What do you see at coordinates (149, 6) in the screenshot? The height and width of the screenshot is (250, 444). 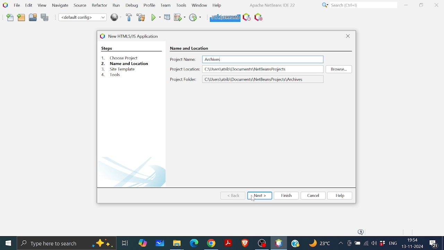 I see `Profile` at bounding box center [149, 6].